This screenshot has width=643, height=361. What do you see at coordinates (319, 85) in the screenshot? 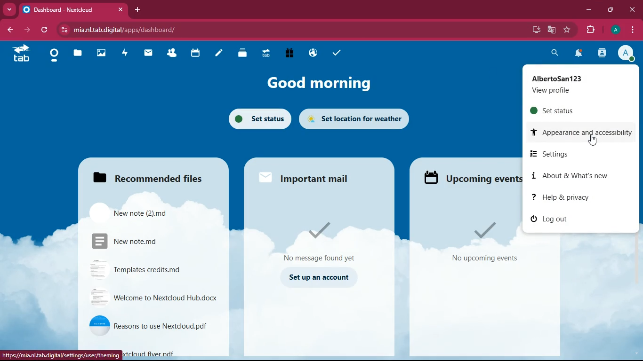
I see `good morning` at bounding box center [319, 85].